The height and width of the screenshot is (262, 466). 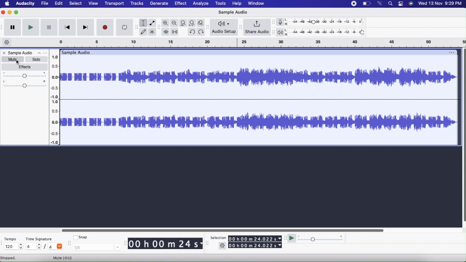 I want to click on Trim audio outside selection, so click(x=166, y=31).